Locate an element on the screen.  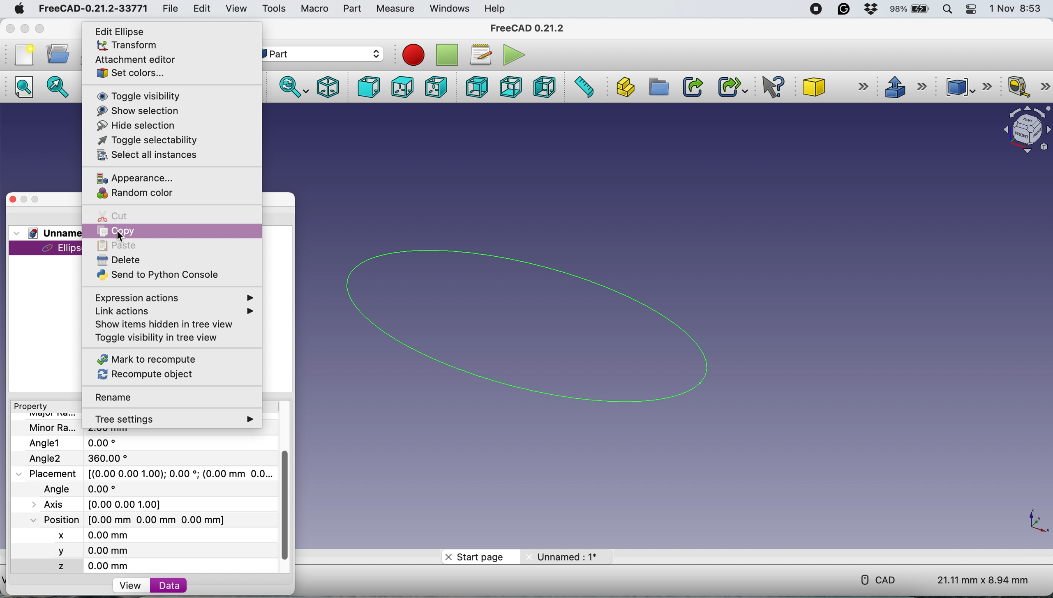
random color is located at coordinates (139, 193).